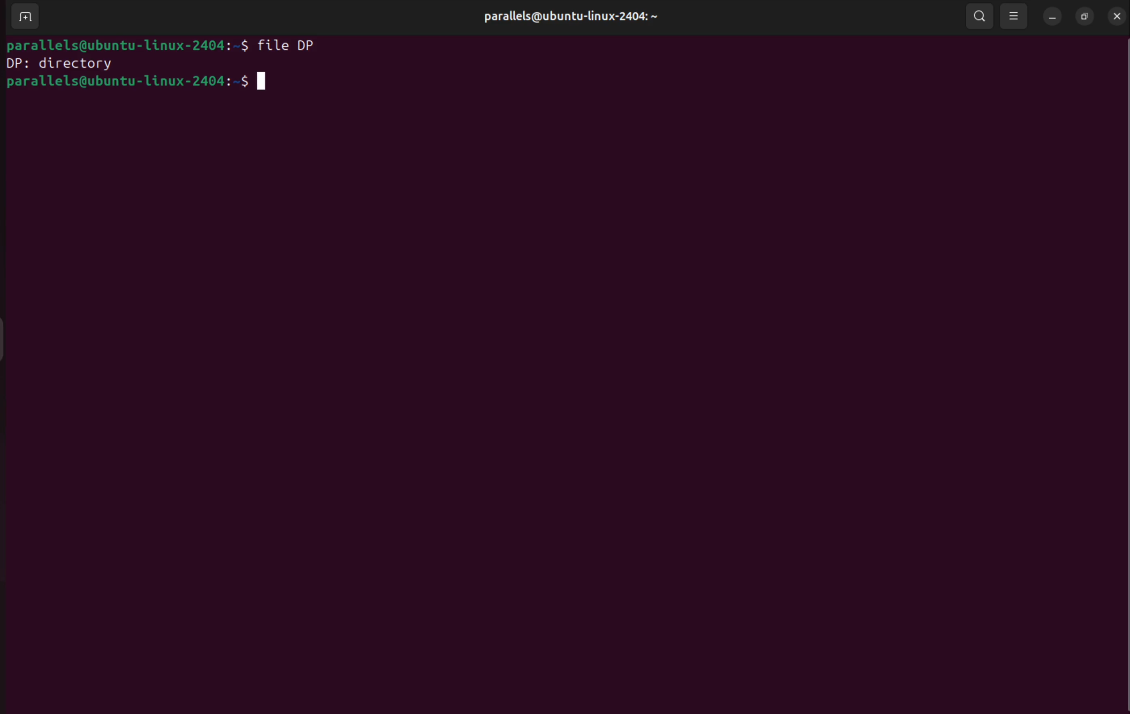 This screenshot has height=714, width=1130. What do you see at coordinates (1053, 17) in the screenshot?
I see `minimize` at bounding box center [1053, 17].